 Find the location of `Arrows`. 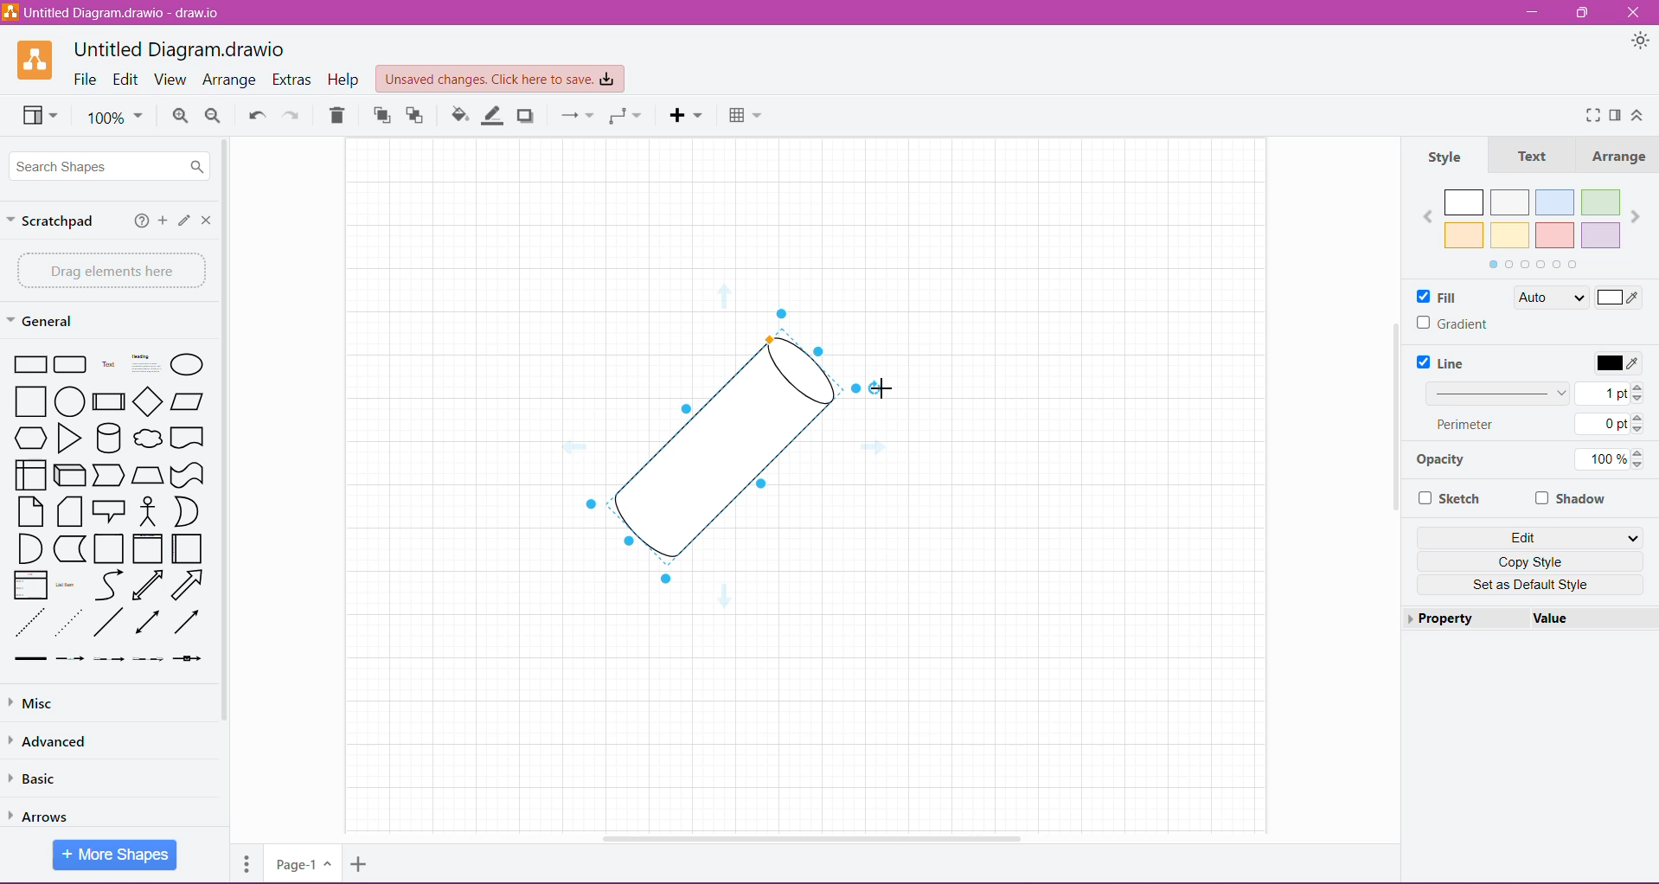

Arrows is located at coordinates (49, 812).